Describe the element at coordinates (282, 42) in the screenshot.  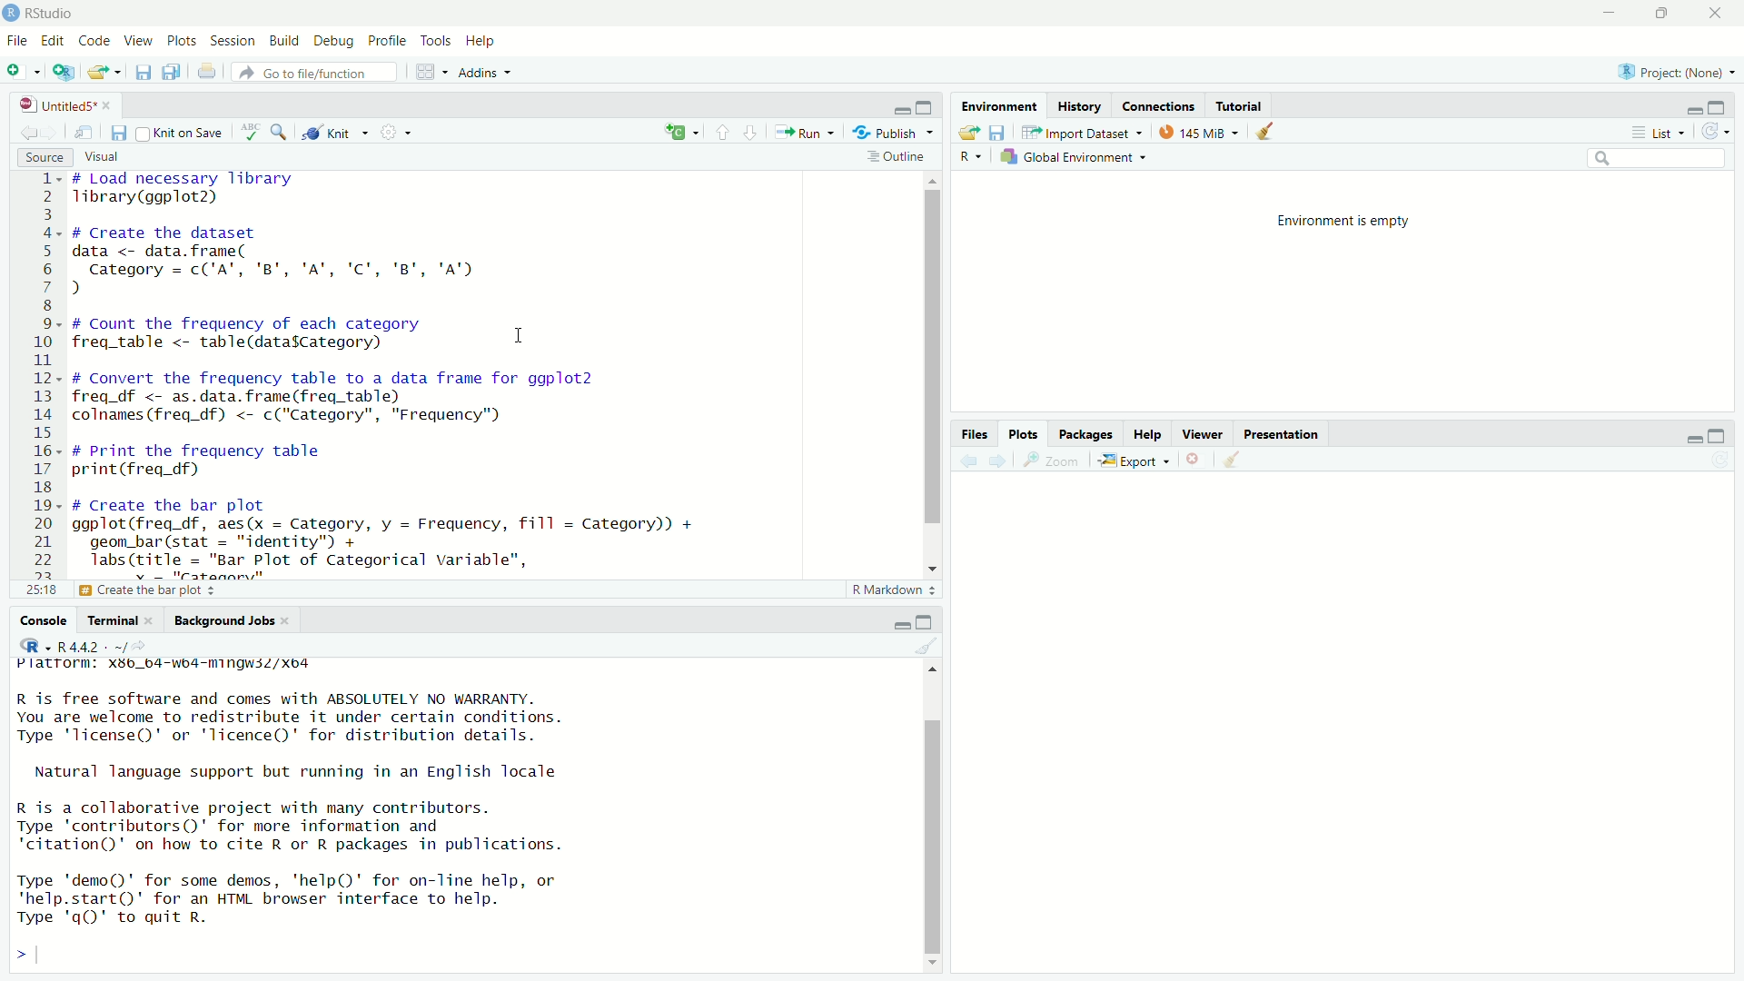
I see `build` at that location.